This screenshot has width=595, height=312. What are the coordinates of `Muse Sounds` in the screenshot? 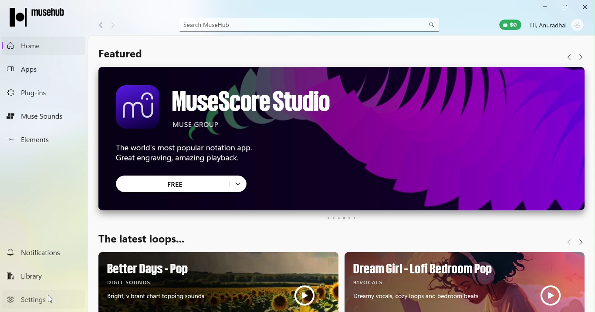 It's located at (38, 115).